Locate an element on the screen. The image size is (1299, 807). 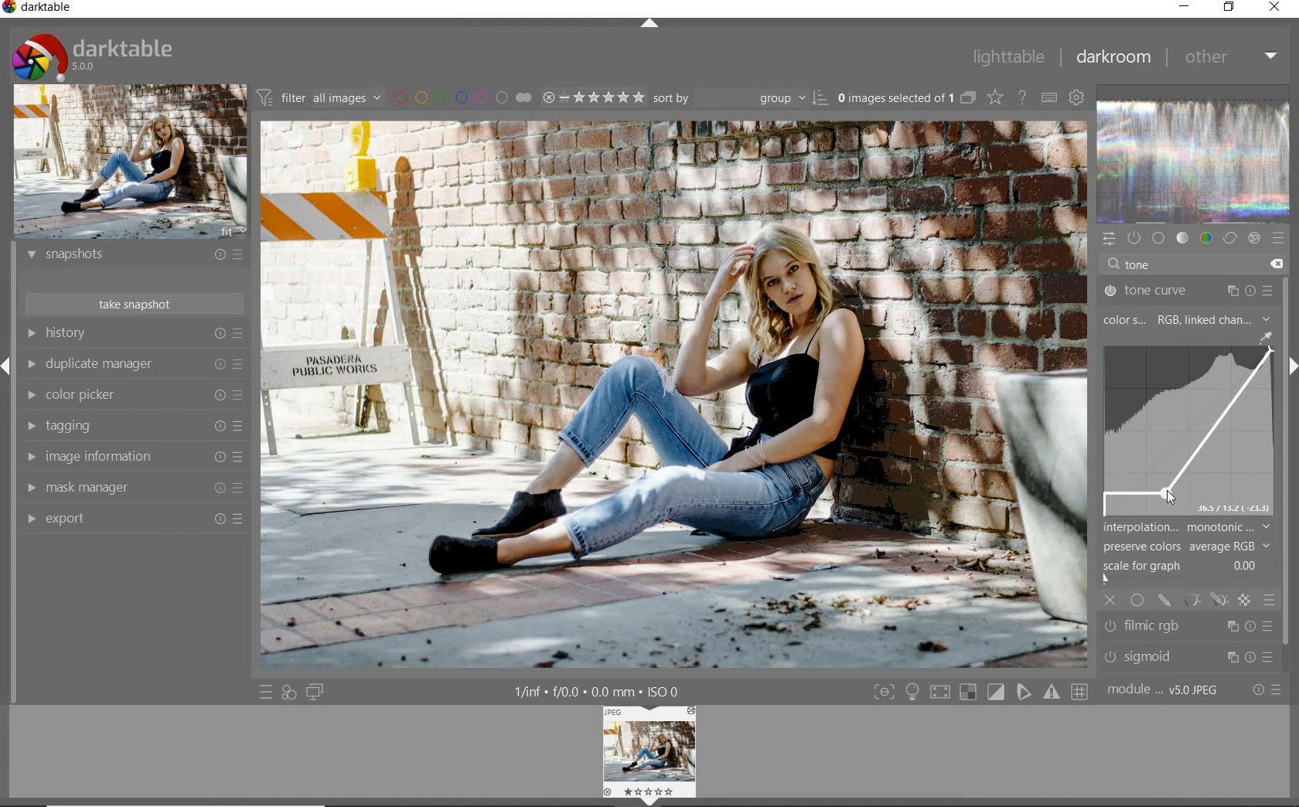
history is located at coordinates (134, 335).